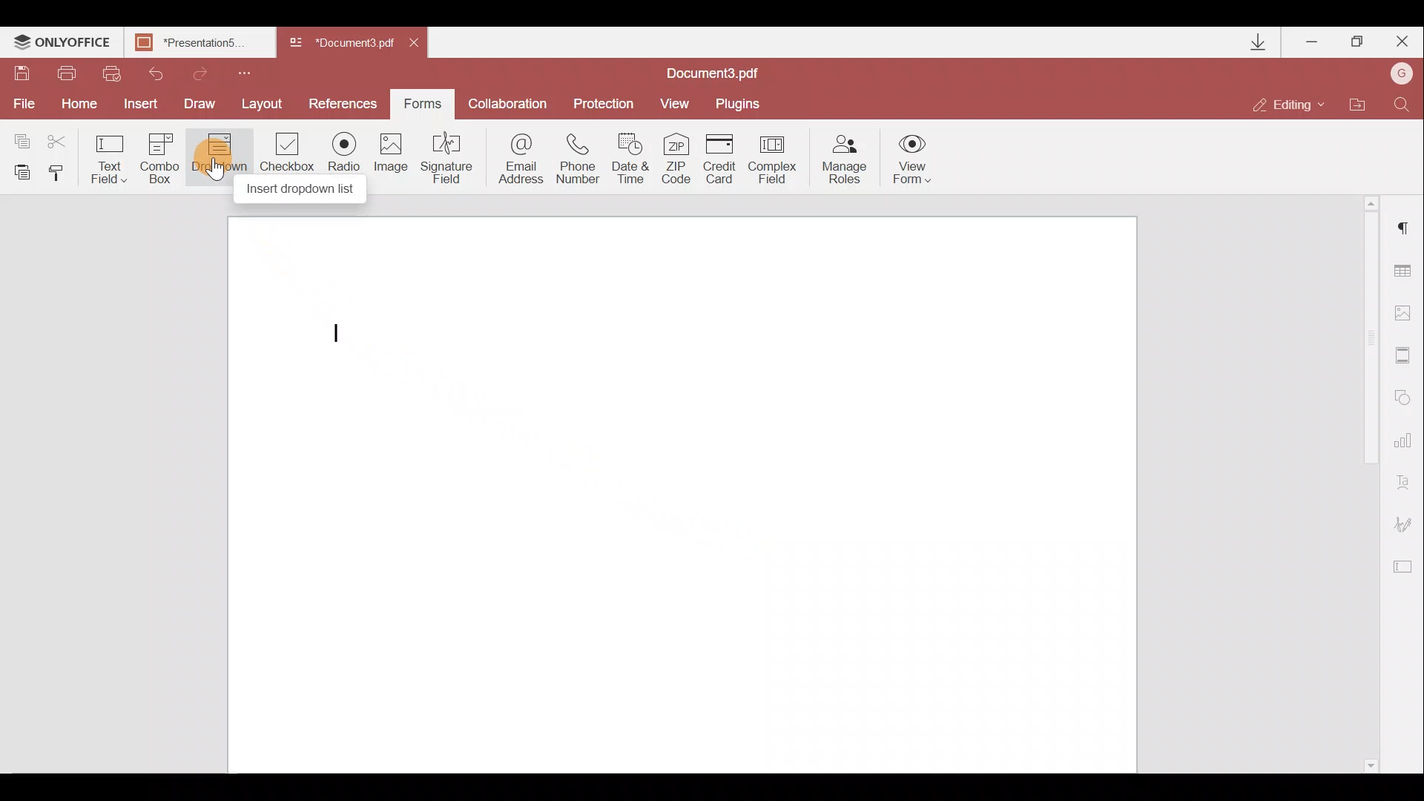 This screenshot has height=801, width=1424. Describe the element at coordinates (203, 104) in the screenshot. I see `Draw` at that location.